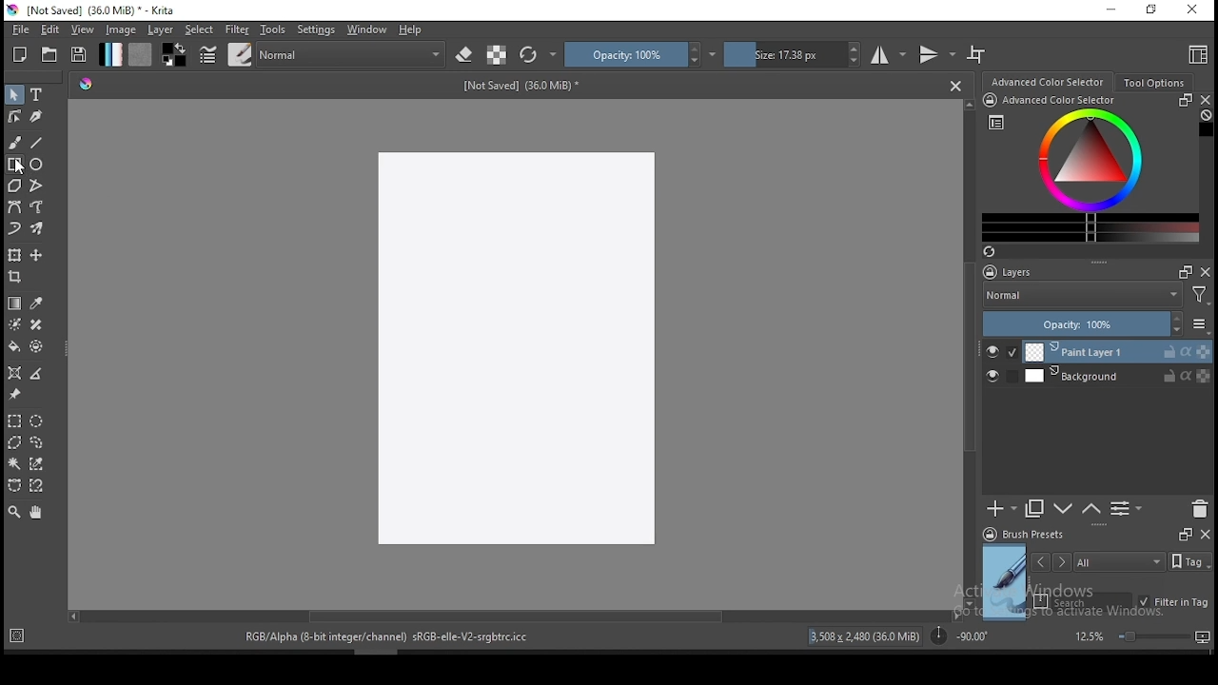 The width and height of the screenshot is (1218, 685). What do you see at coordinates (14, 373) in the screenshot?
I see `assistant tool` at bounding box center [14, 373].